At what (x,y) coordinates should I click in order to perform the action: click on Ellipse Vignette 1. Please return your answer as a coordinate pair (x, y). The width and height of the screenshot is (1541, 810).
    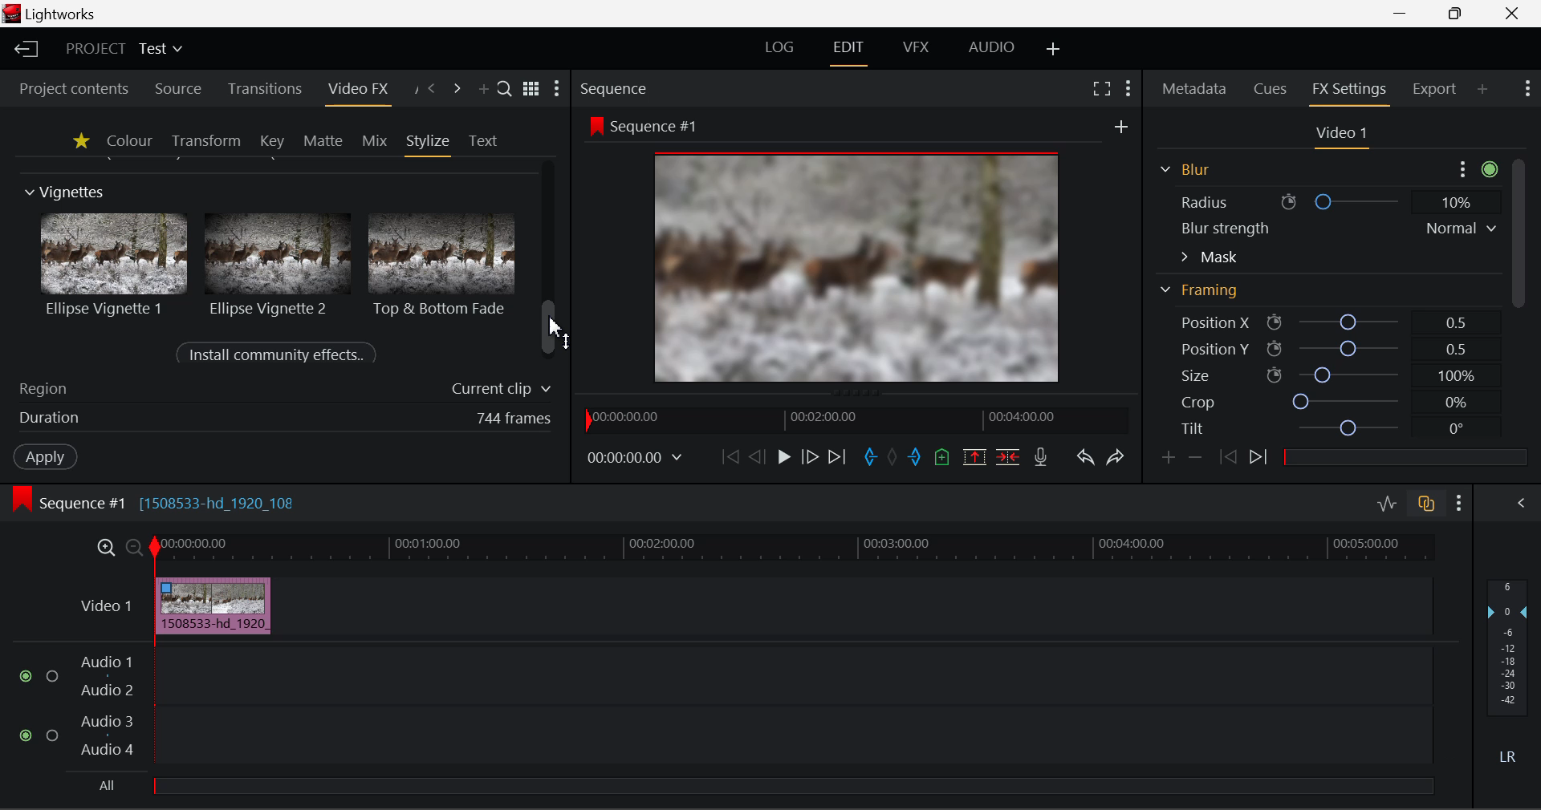
    Looking at the image, I should click on (116, 265).